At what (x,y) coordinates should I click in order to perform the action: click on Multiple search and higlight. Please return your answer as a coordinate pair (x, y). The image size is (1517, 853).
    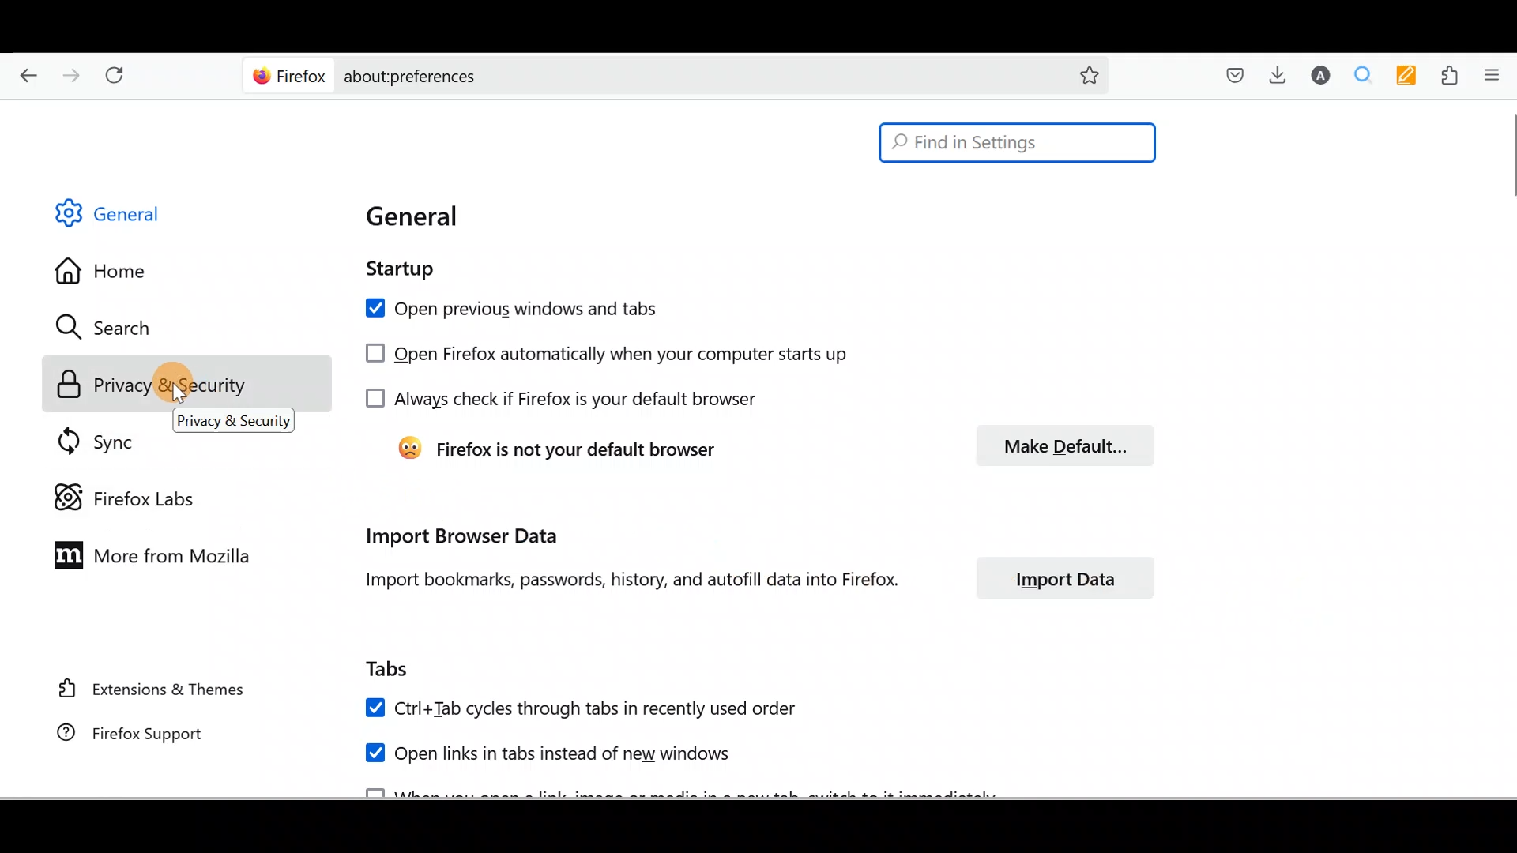
    Looking at the image, I should click on (1362, 74).